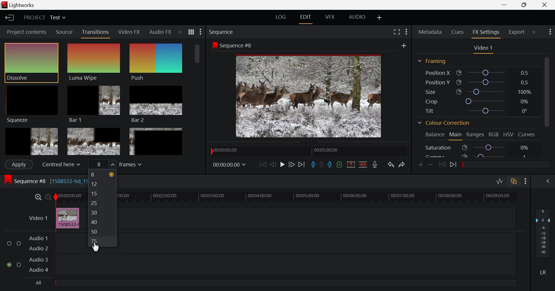 This screenshot has width=555, height=291. I want to click on Decibel Level, so click(543, 240).